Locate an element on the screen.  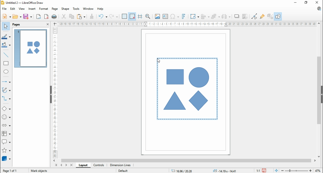
show grid is located at coordinates (124, 16).